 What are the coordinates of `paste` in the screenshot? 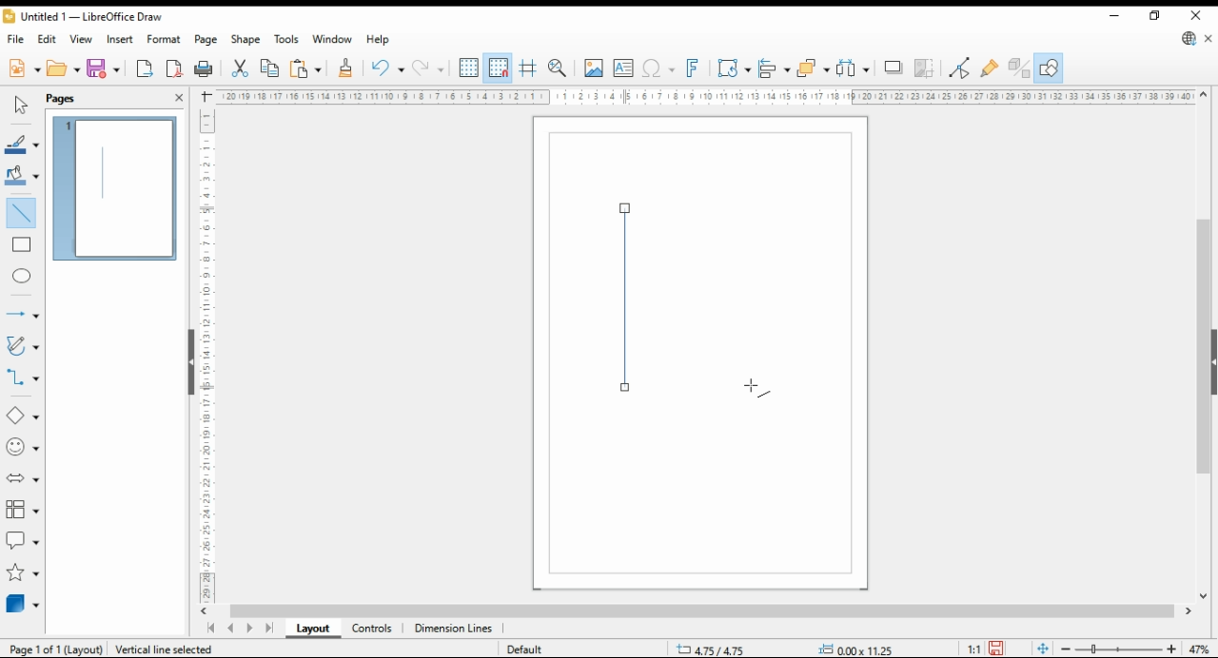 It's located at (305, 68).